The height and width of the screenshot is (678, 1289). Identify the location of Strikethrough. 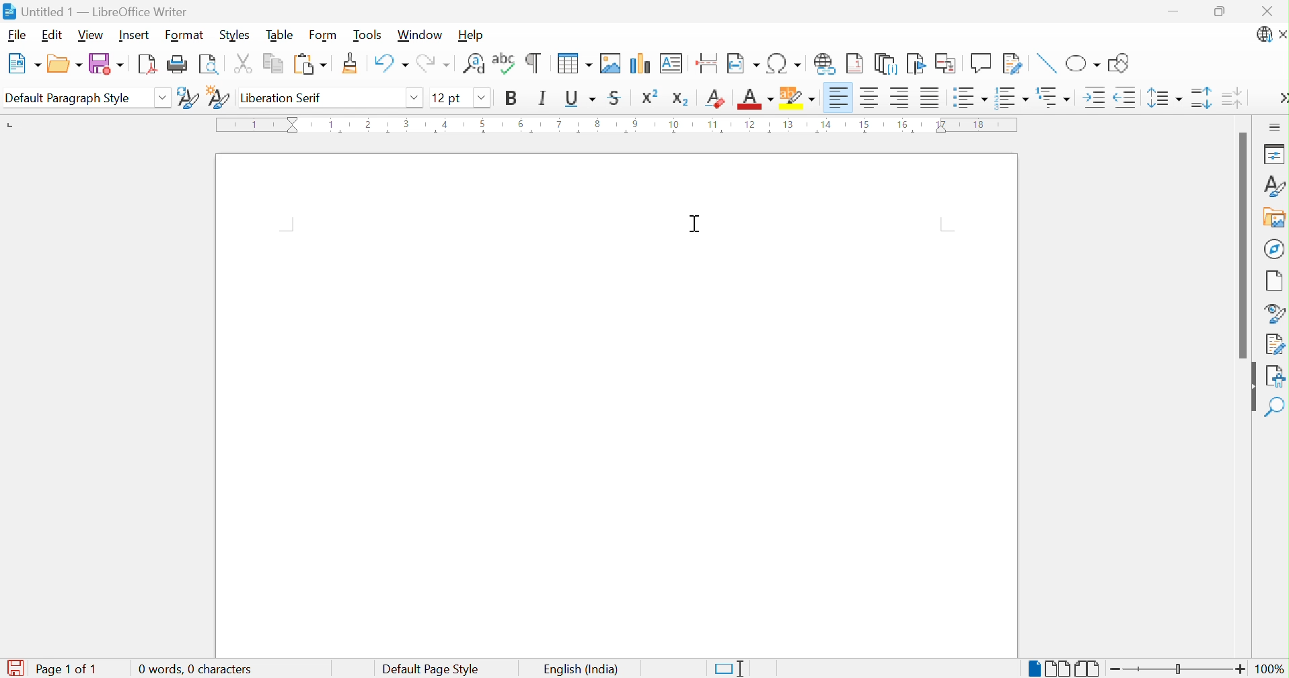
(616, 98).